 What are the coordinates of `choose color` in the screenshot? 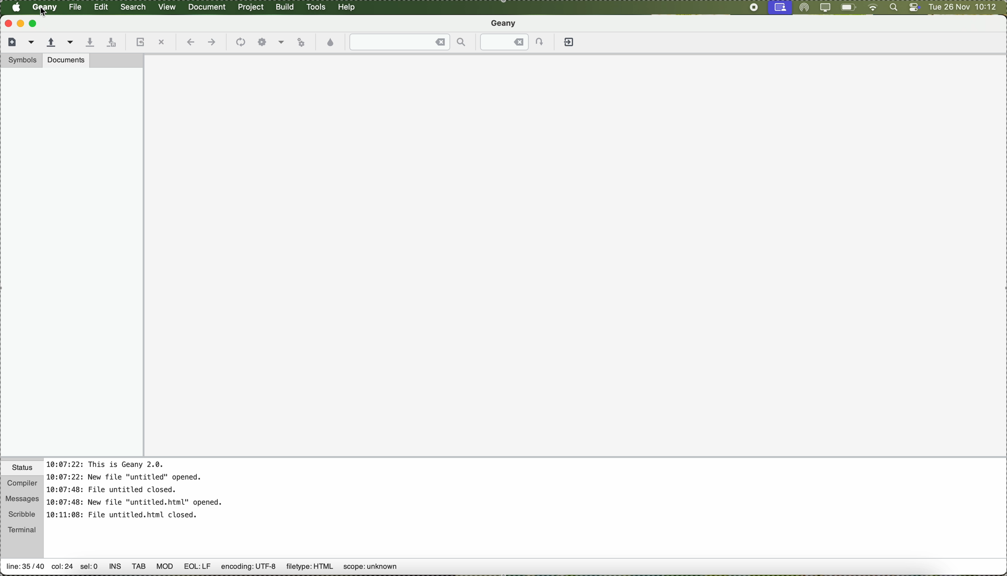 It's located at (331, 43).